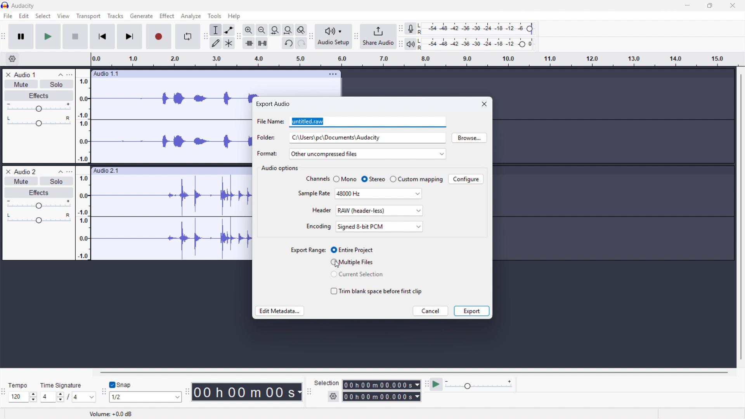 Image resolution: width=745 pixels, height=419 pixels. What do you see at coordinates (62, 385) in the screenshot?
I see `time signature` at bounding box center [62, 385].